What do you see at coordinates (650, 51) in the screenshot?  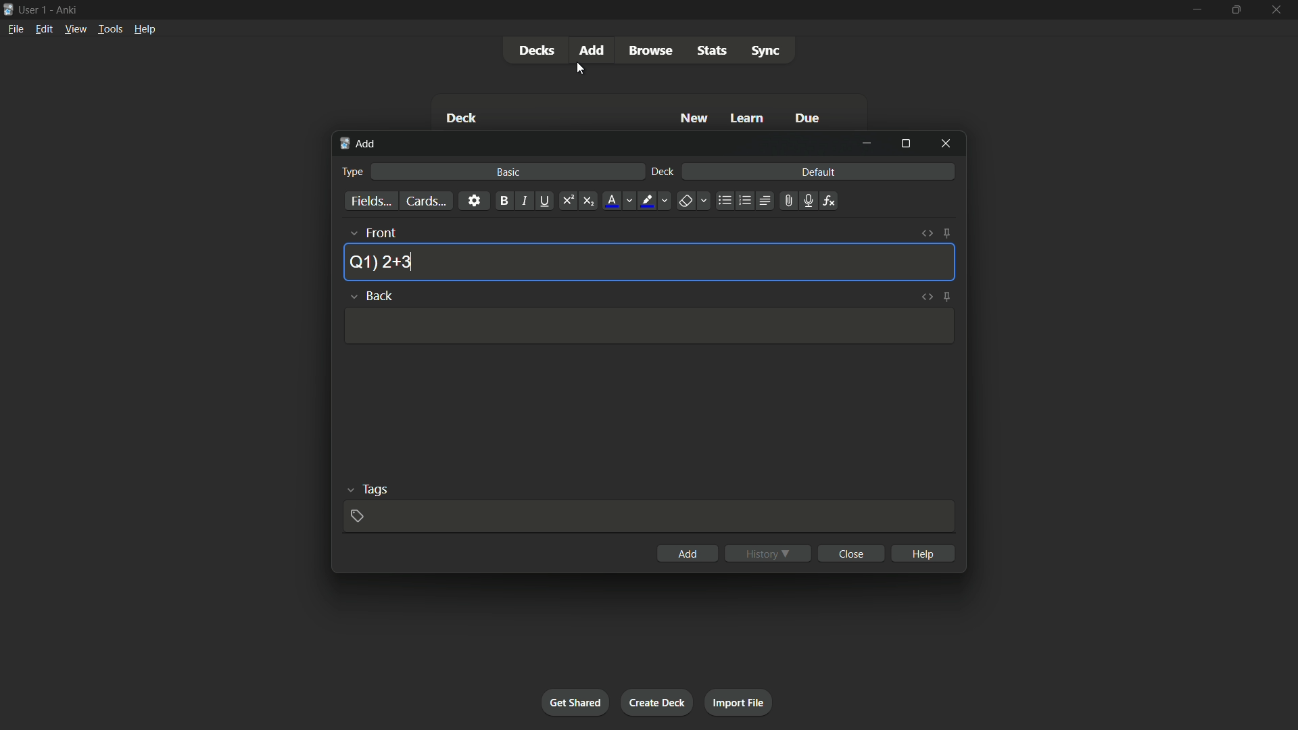 I see `browse` at bounding box center [650, 51].